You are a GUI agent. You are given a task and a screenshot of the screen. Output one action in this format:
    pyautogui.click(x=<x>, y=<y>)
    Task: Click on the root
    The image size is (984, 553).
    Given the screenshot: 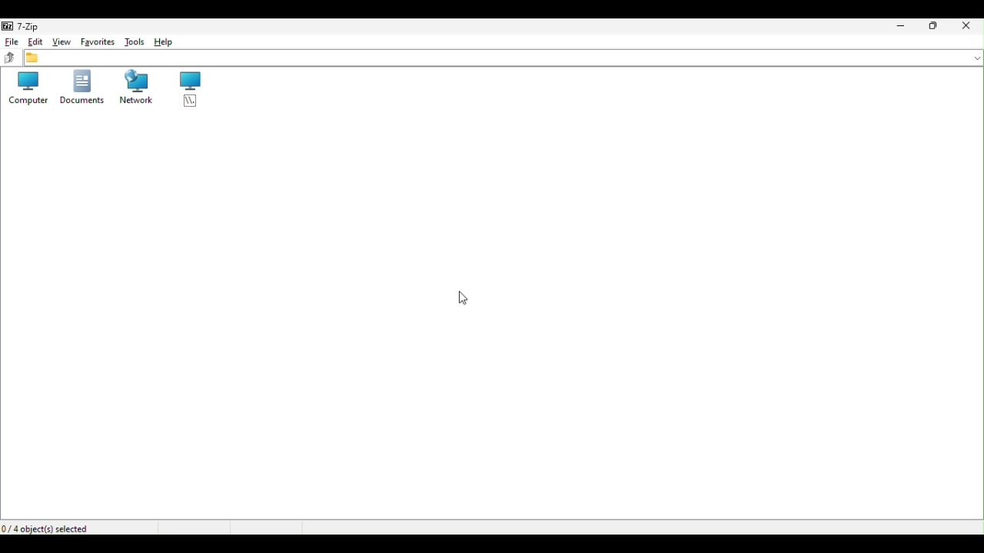 What is the action you would take?
    pyautogui.click(x=187, y=89)
    